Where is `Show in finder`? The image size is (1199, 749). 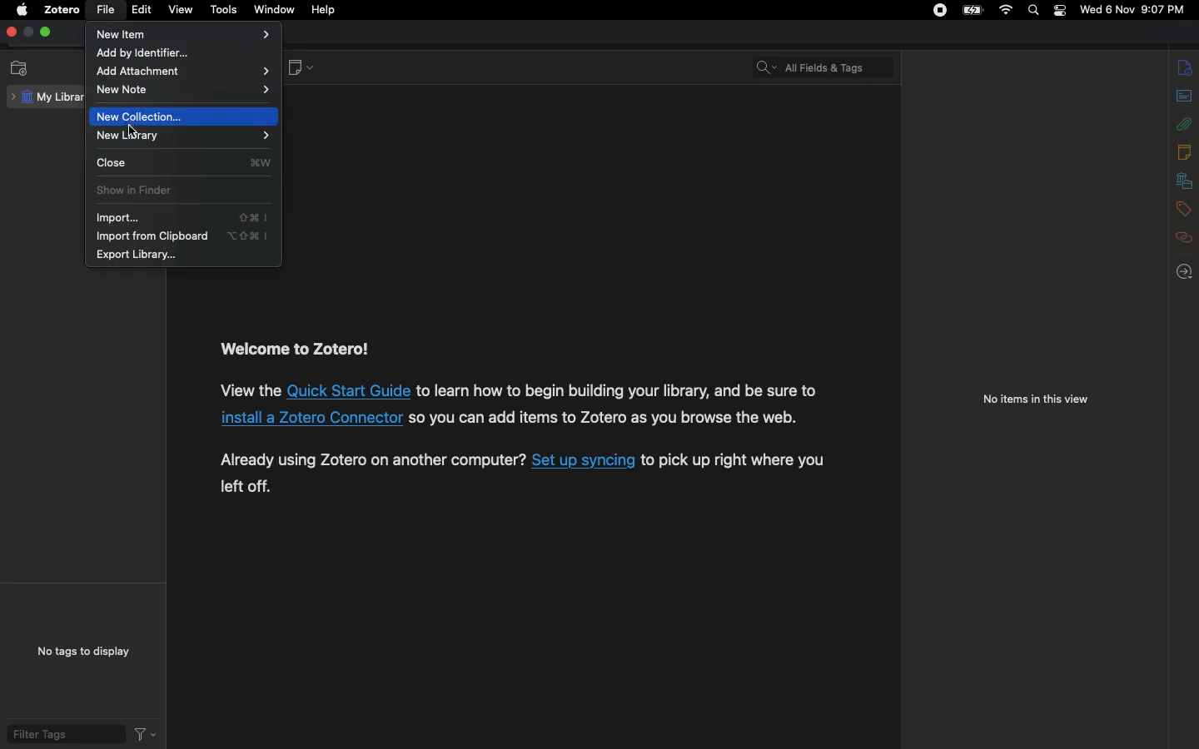
Show in finder is located at coordinates (138, 192).